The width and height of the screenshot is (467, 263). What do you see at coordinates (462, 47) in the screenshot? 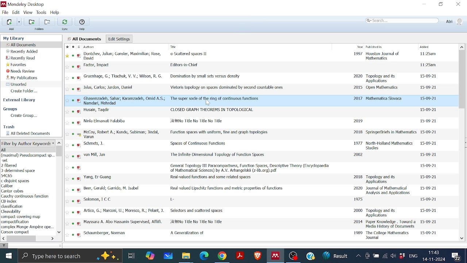
I see `Move up in All files` at bounding box center [462, 47].